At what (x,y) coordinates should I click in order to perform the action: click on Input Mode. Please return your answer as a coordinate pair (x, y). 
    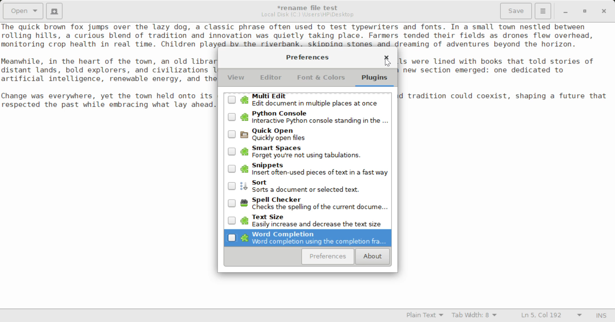
    Looking at the image, I should click on (601, 316).